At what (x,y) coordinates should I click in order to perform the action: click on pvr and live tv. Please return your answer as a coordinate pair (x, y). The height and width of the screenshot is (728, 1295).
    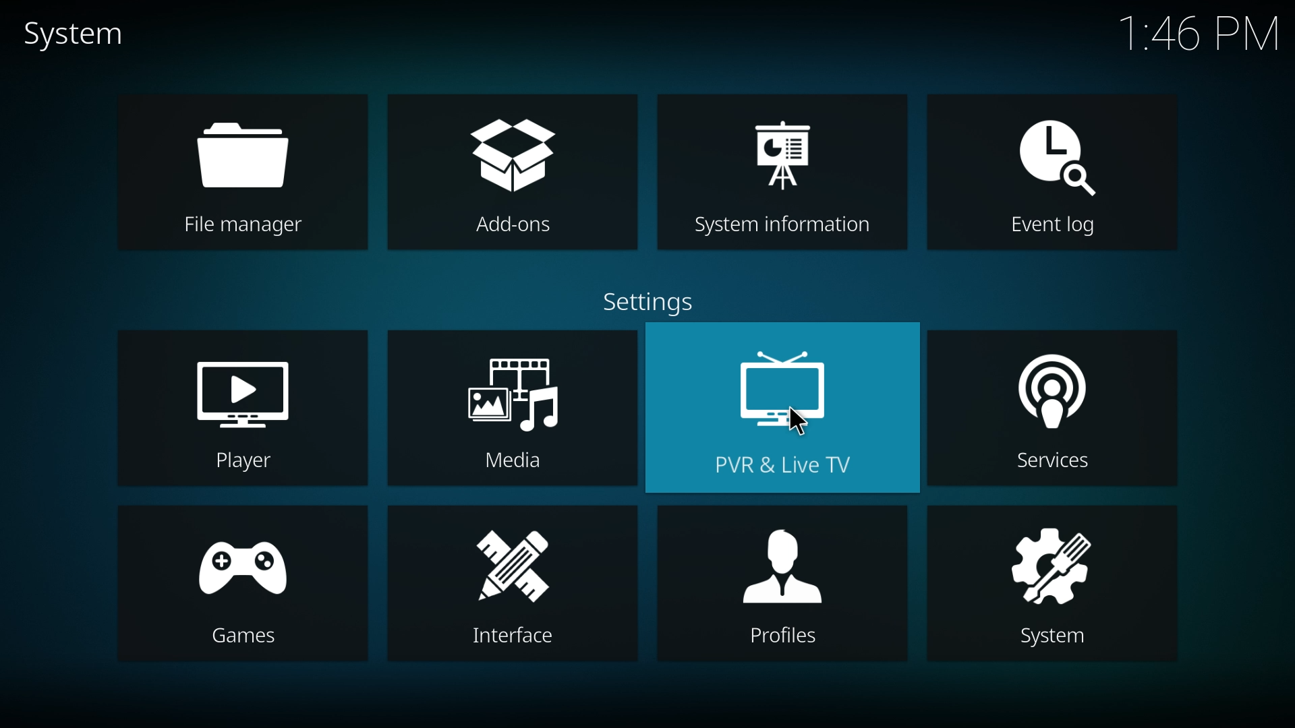
    Looking at the image, I should click on (782, 407).